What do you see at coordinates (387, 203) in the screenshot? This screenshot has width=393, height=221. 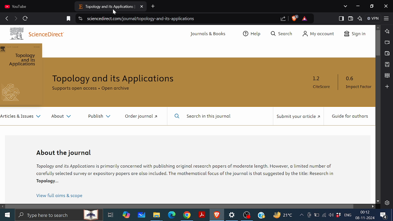 I see `Settings` at bounding box center [387, 203].